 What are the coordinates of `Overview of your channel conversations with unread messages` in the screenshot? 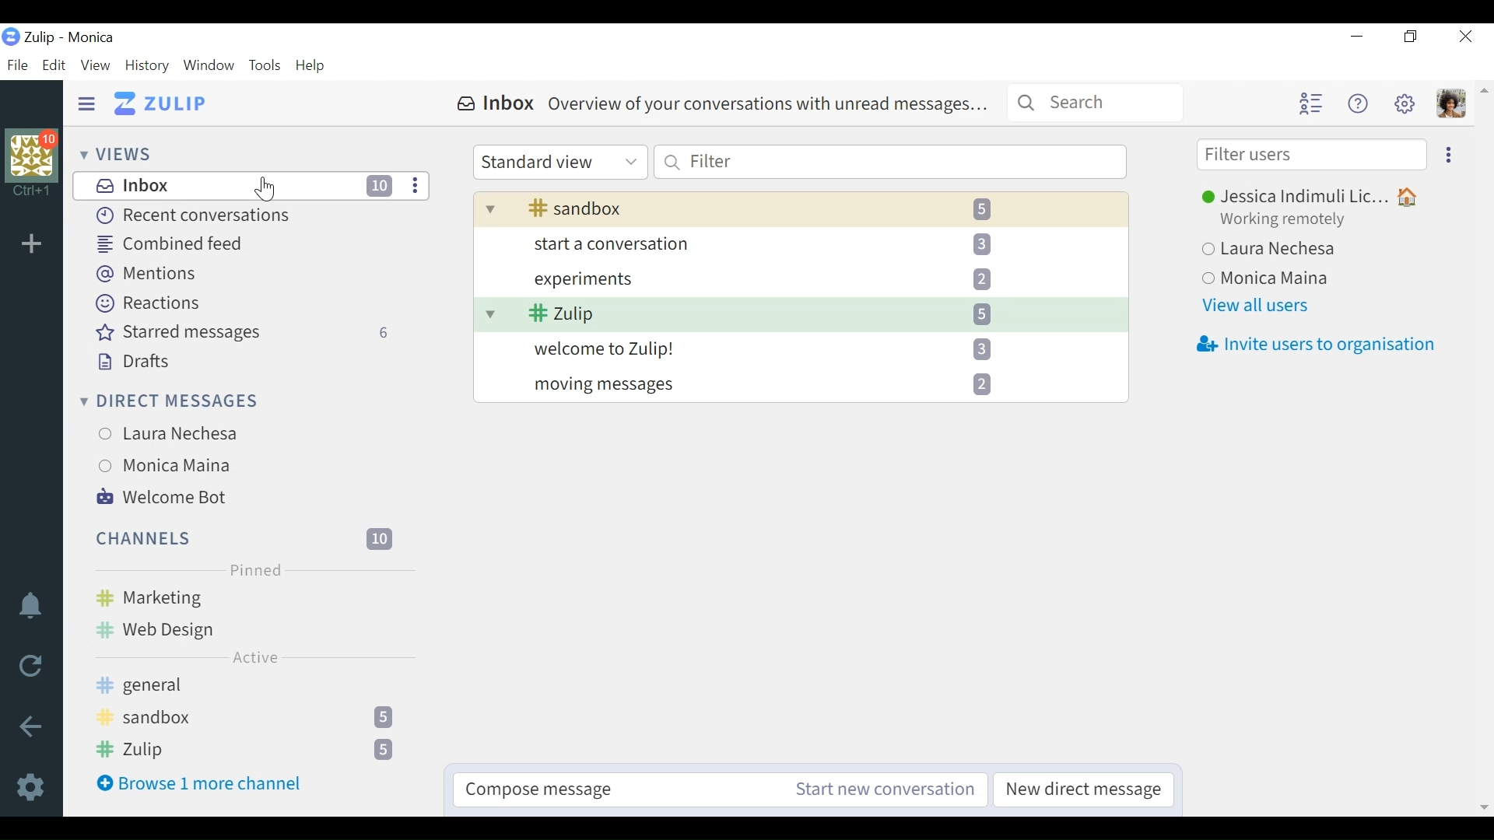 It's located at (801, 208).